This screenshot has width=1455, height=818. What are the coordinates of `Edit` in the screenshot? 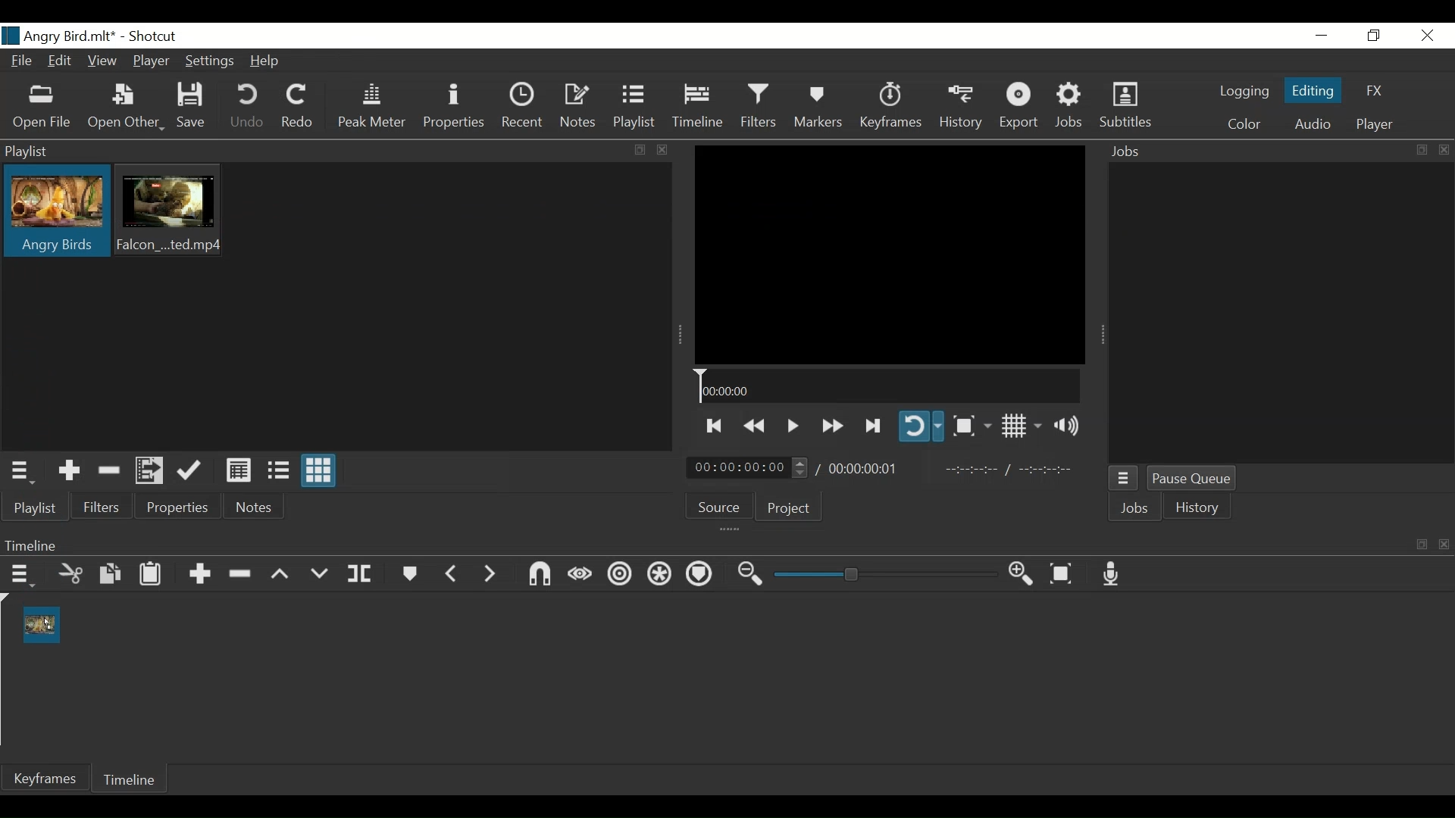 It's located at (61, 62).